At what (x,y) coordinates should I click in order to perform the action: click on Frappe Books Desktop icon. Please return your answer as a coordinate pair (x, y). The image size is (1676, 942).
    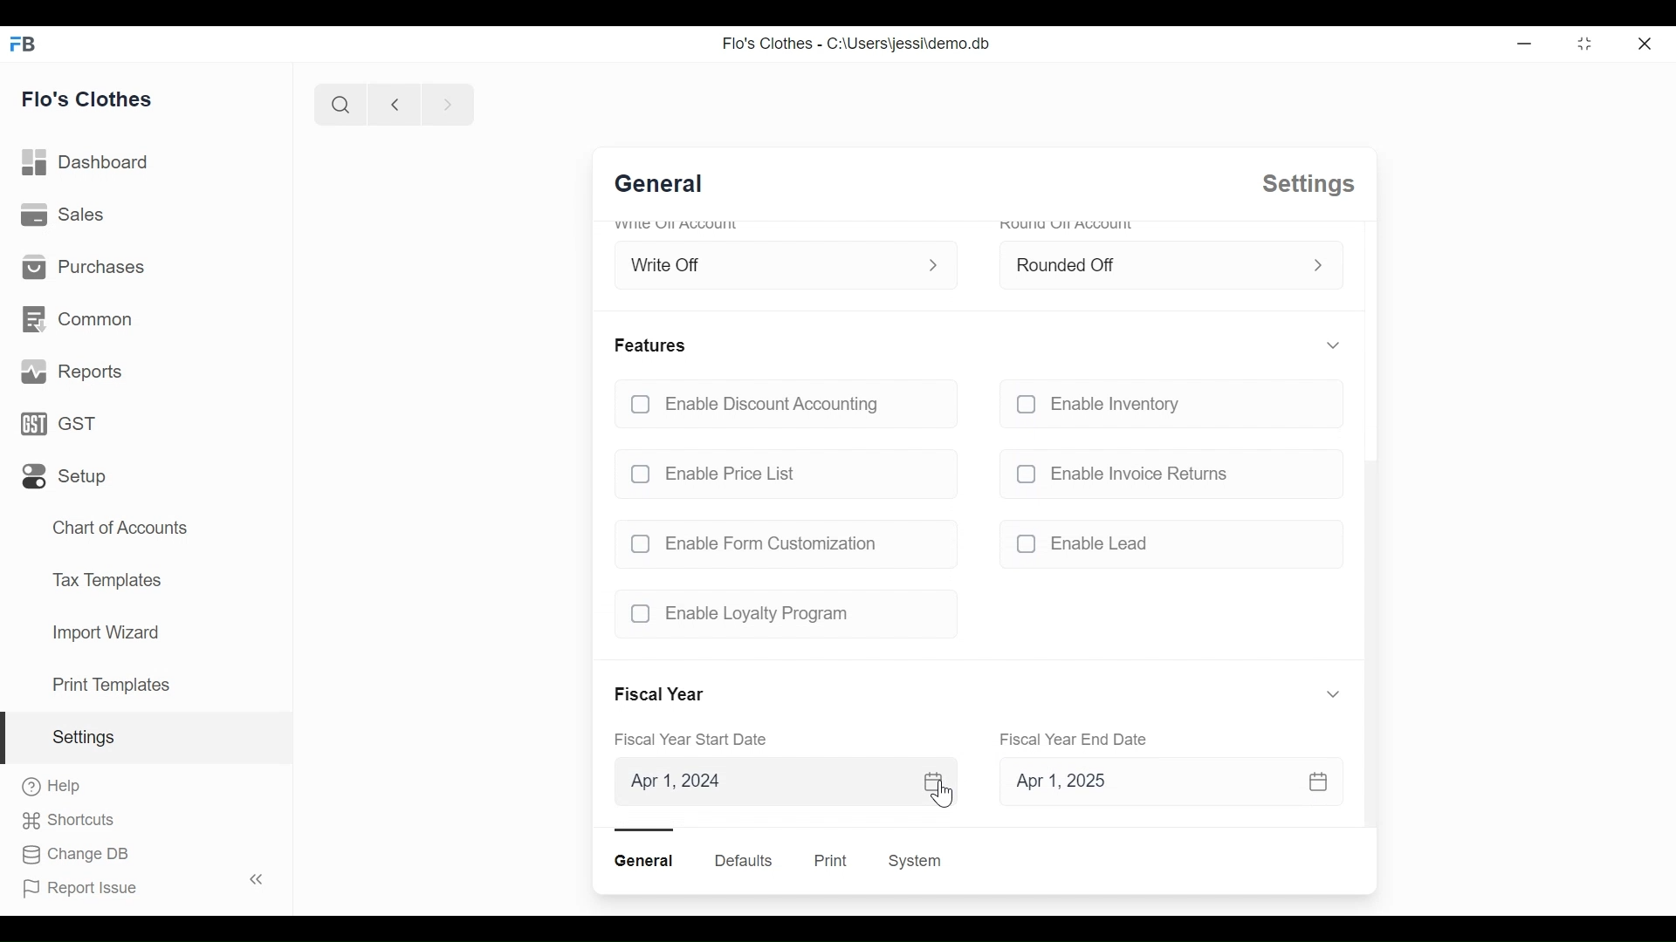
    Looking at the image, I should click on (28, 43).